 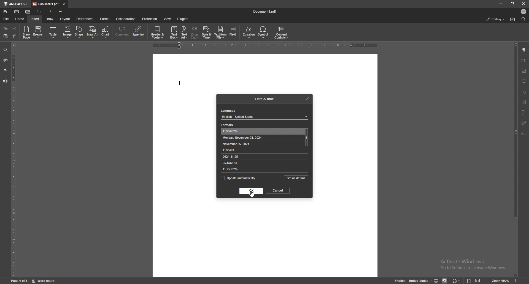 What do you see at coordinates (237, 157) in the screenshot?
I see `date format` at bounding box center [237, 157].